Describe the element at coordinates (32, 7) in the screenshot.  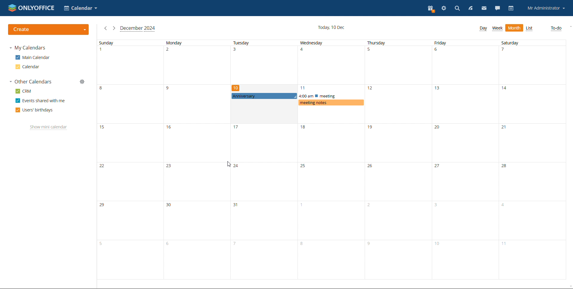
I see `logo` at that location.